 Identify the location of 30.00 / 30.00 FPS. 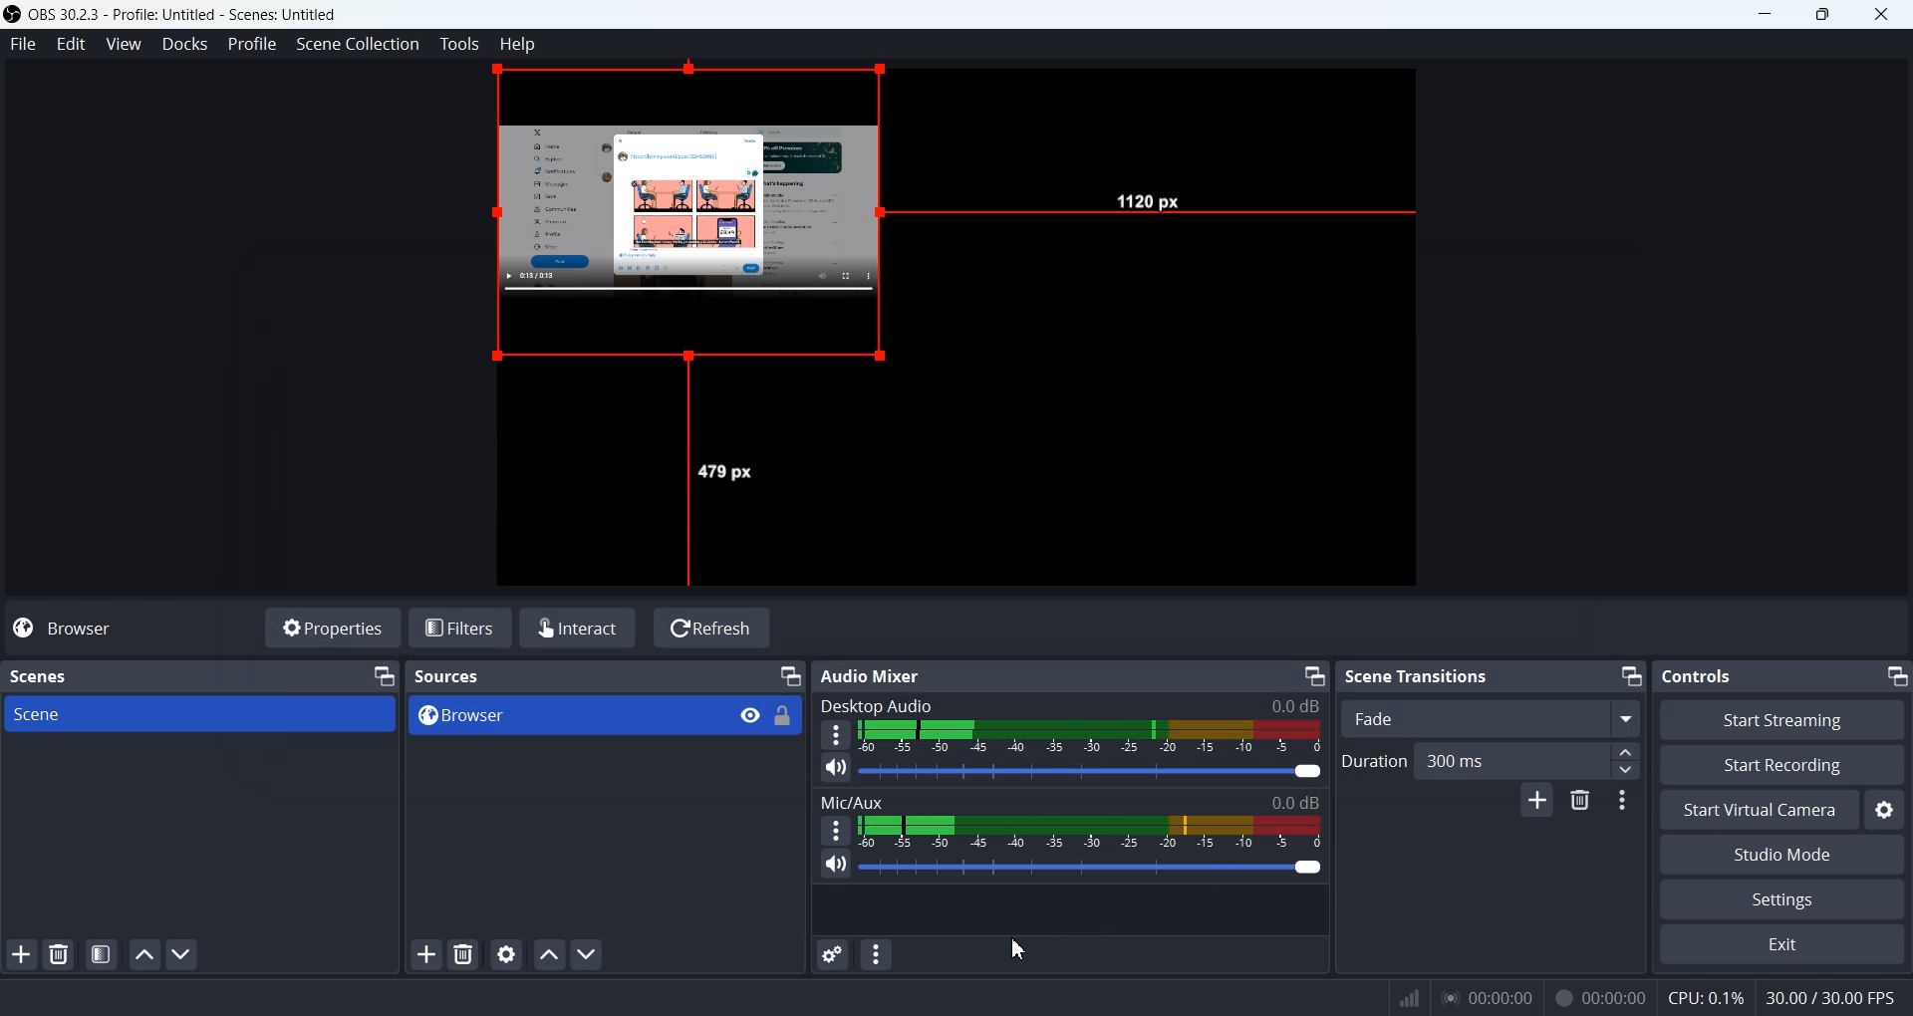
(1835, 998).